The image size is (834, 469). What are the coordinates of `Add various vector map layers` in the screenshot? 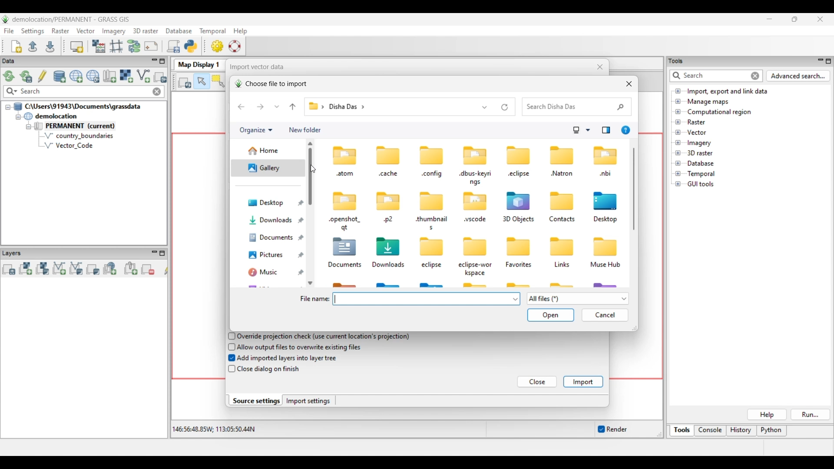 It's located at (76, 268).